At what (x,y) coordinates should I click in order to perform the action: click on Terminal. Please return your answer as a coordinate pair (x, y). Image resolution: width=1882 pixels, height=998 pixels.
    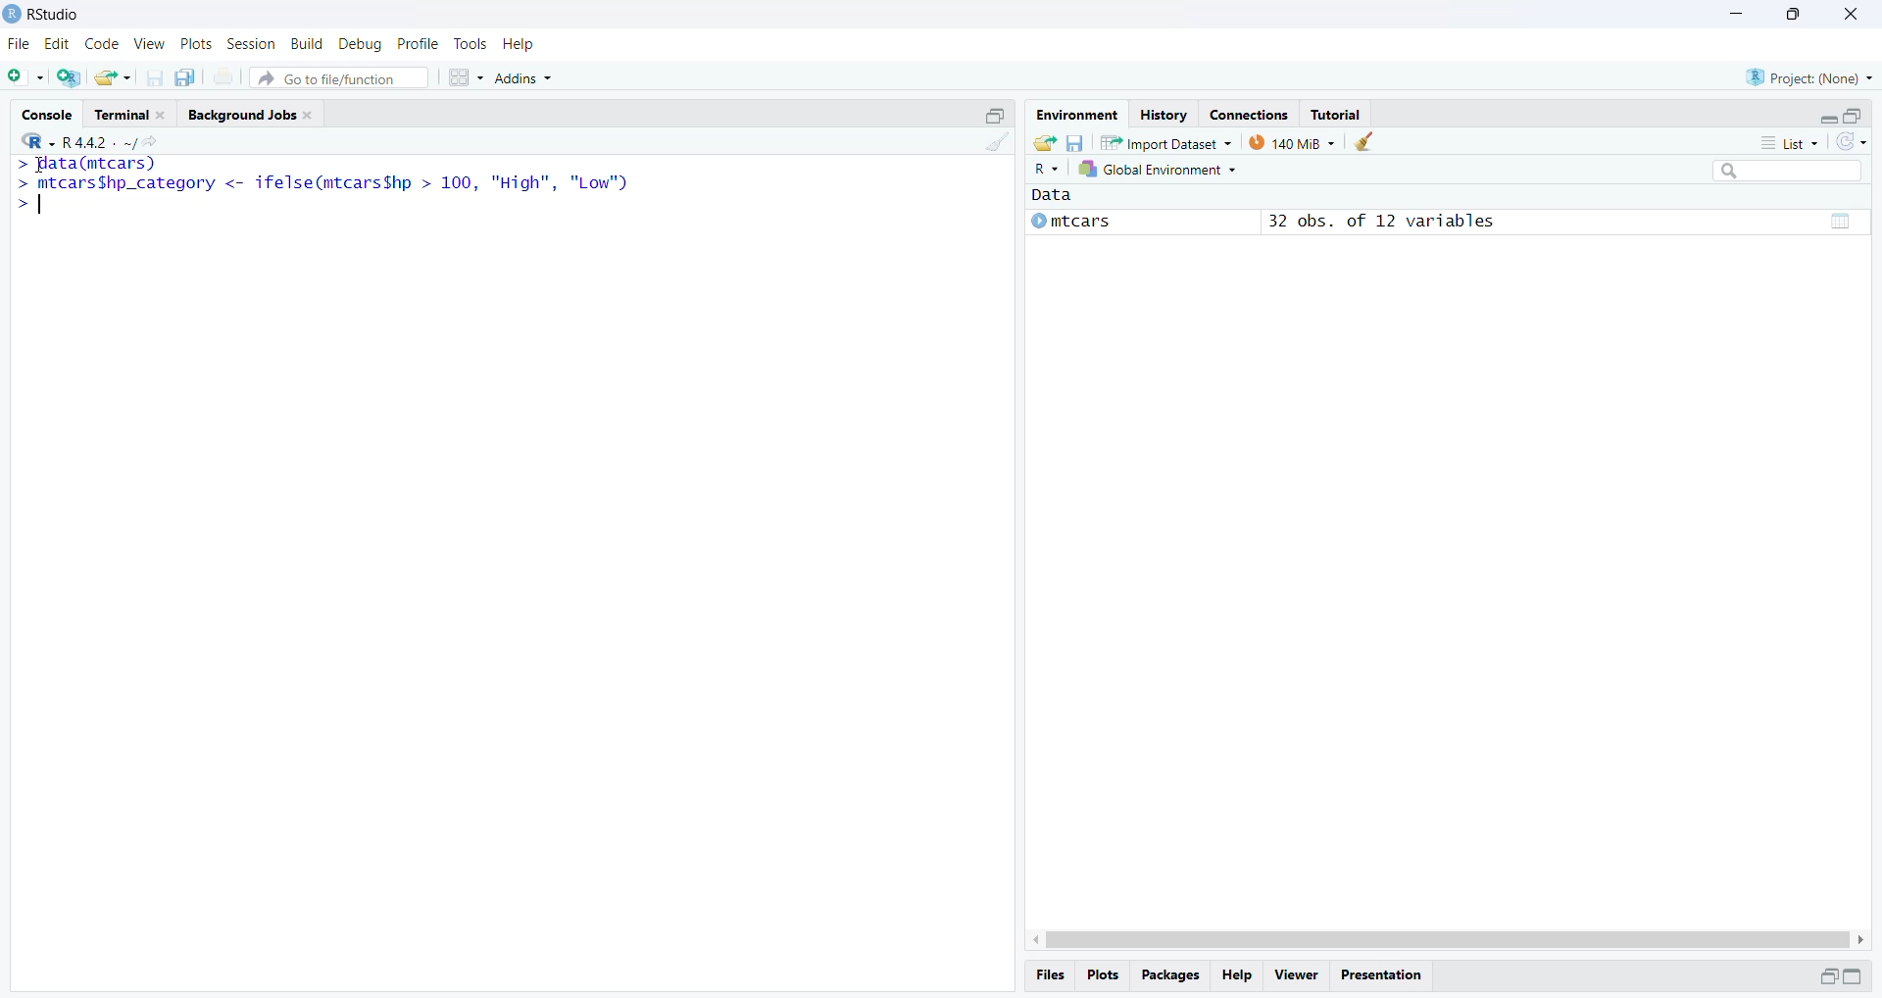
    Looking at the image, I should click on (132, 114).